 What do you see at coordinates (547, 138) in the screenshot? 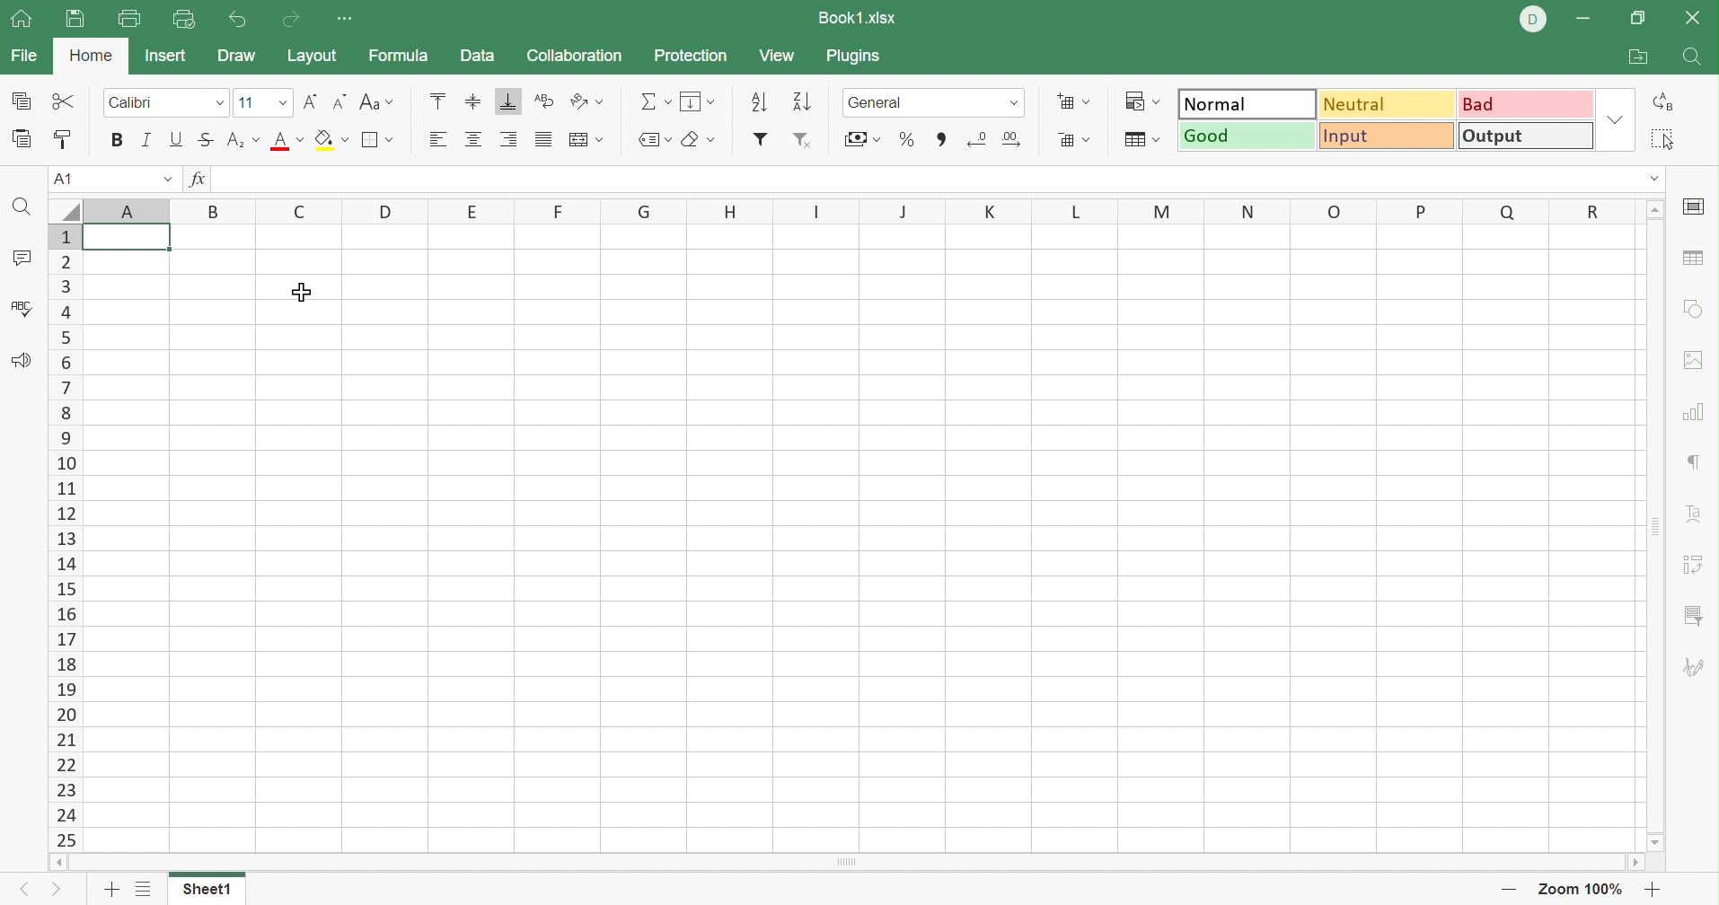
I see `Justified` at bounding box center [547, 138].